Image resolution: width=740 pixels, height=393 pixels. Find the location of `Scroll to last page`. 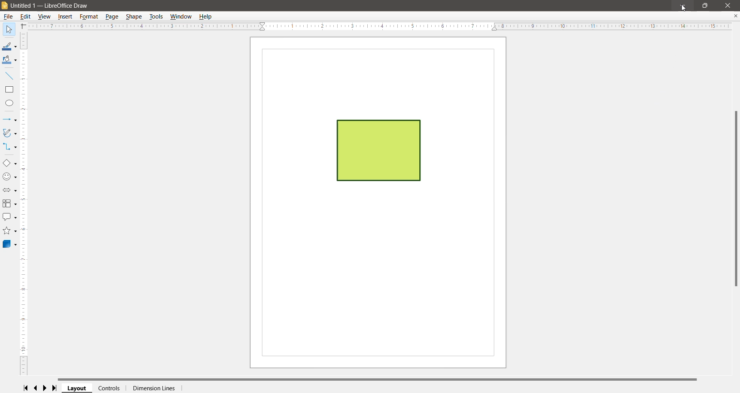

Scroll to last page is located at coordinates (57, 388).